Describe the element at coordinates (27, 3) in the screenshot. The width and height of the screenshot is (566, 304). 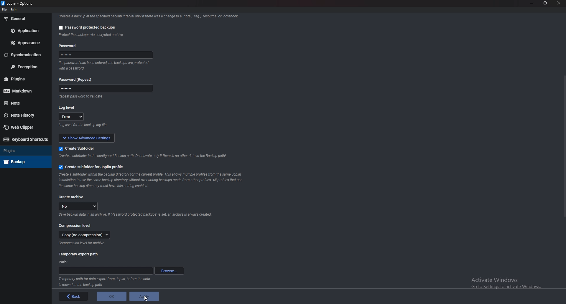
I see `options` at that location.